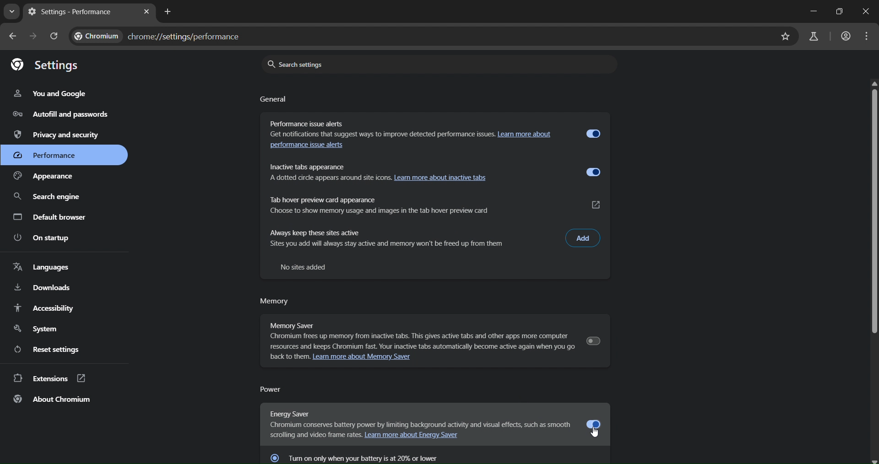 The width and height of the screenshot is (879, 464). What do you see at coordinates (785, 37) in the screenshot?
I see `bookmark page` at bounding box center [785, 37].